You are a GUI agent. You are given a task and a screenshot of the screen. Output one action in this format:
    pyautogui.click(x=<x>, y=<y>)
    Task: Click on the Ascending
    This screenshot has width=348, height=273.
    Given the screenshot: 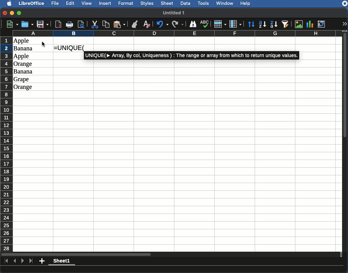 What is the action you would take?
    pyautogui.click(x=263, y=24)
    